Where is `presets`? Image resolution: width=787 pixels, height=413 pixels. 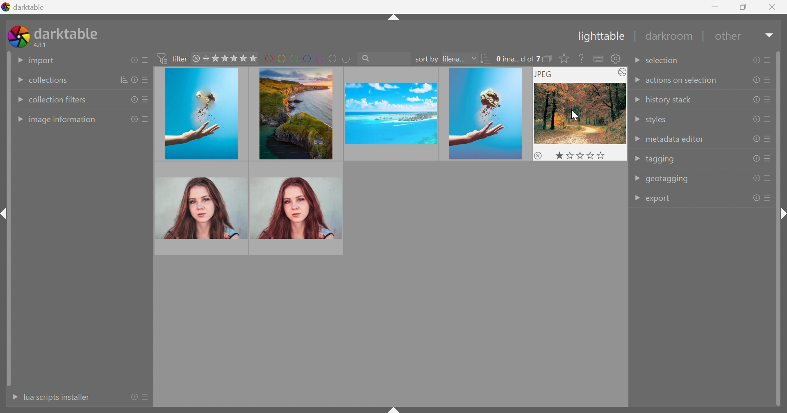 presets is located at coordinates (769, 99).